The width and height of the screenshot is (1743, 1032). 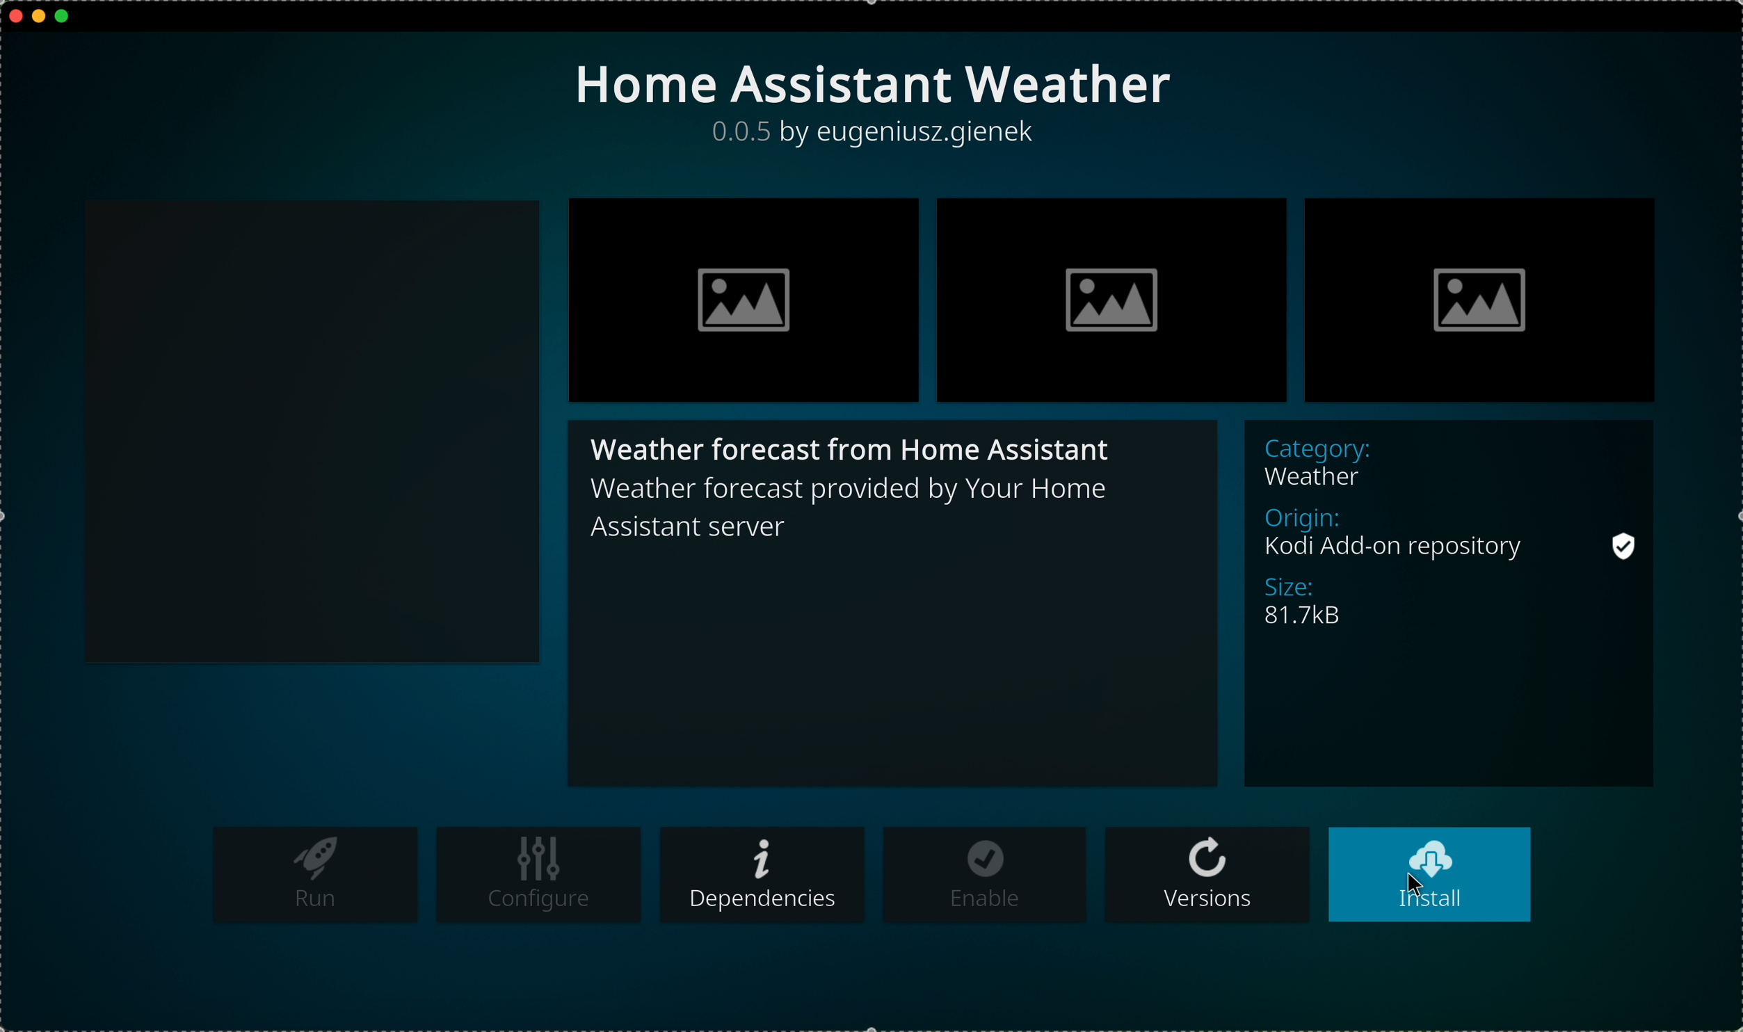 I want to click on click on install, so click(x=1429, y=874).